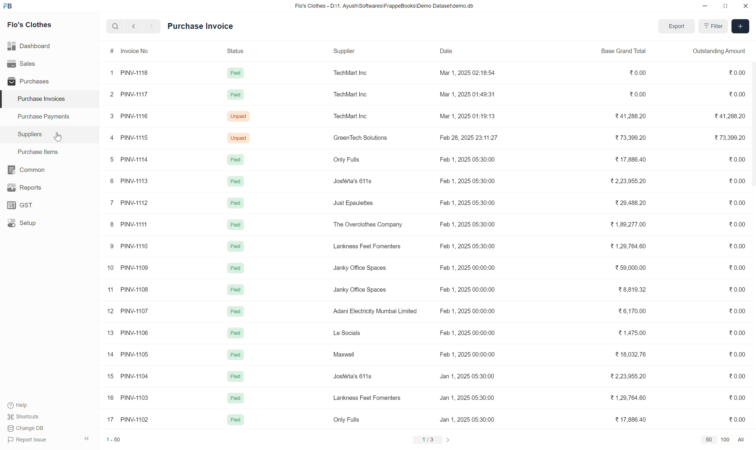 This screenshot has width=756, height=450. Describe the element at coordinates (20, 202) in the screenshot. I see `GST` at that location.